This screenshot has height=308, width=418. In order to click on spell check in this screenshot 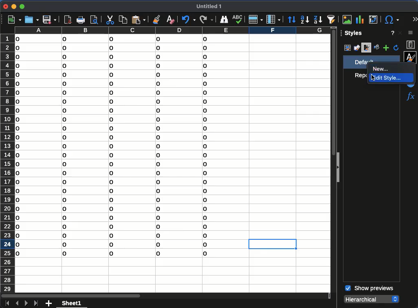, I will do `click(238, 20)`.